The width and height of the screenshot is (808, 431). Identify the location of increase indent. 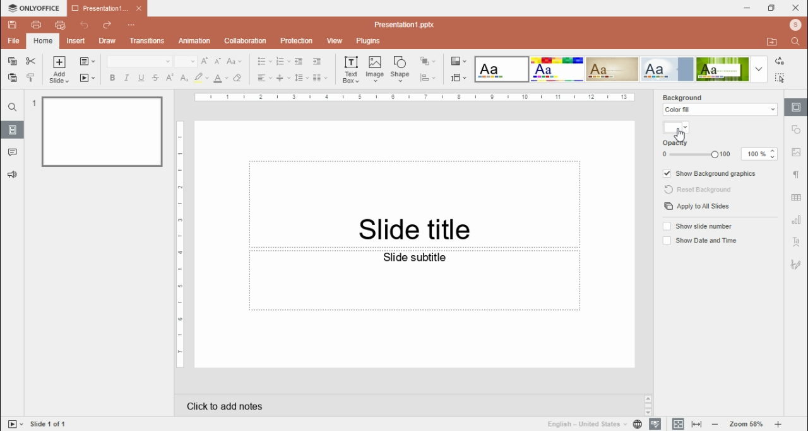
(316, 62).